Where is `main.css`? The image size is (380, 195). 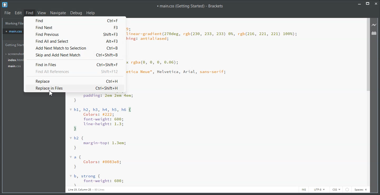
main.css is located at coordinates (13, 31).